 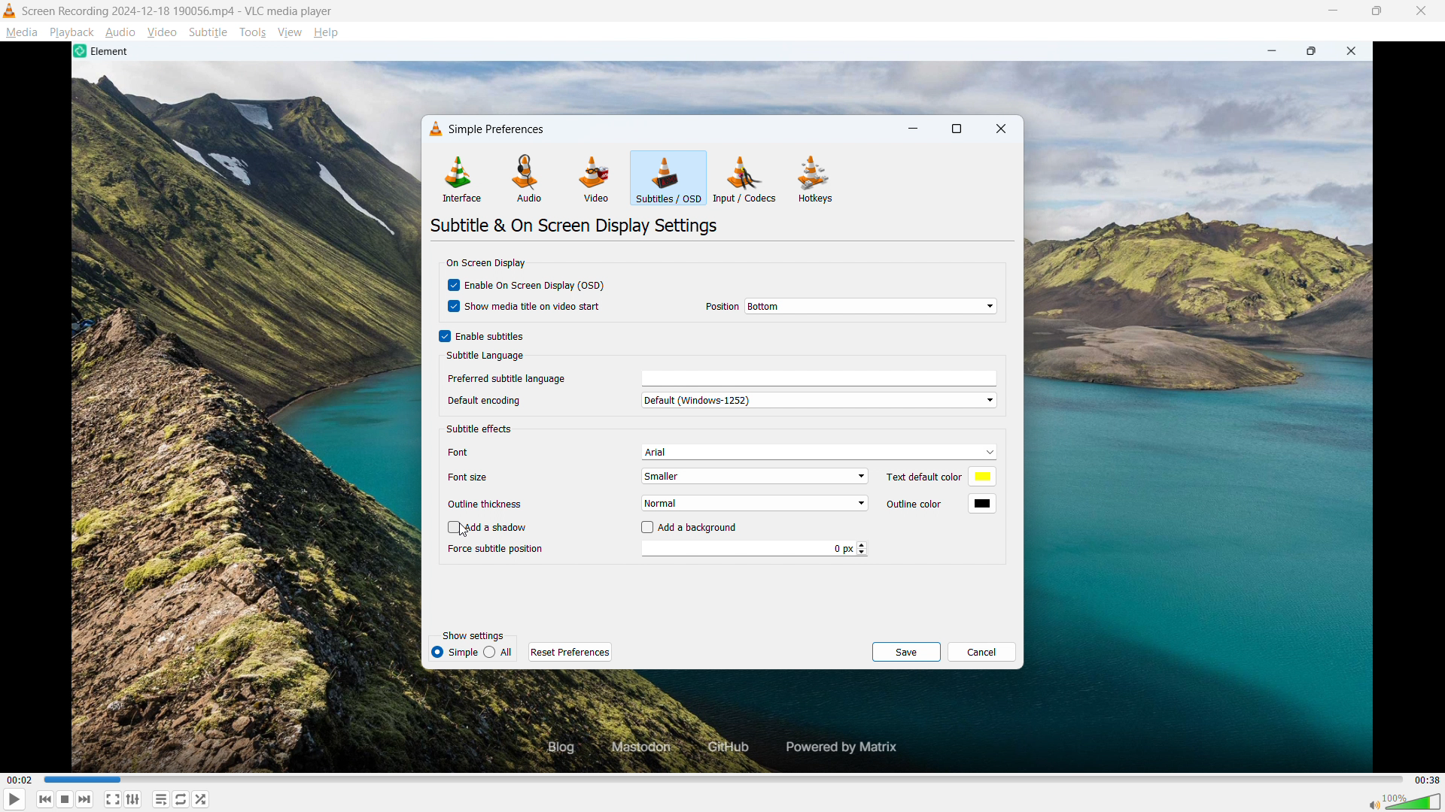 I want to click on Subtitles are OSD , so click(x=669, y=177).